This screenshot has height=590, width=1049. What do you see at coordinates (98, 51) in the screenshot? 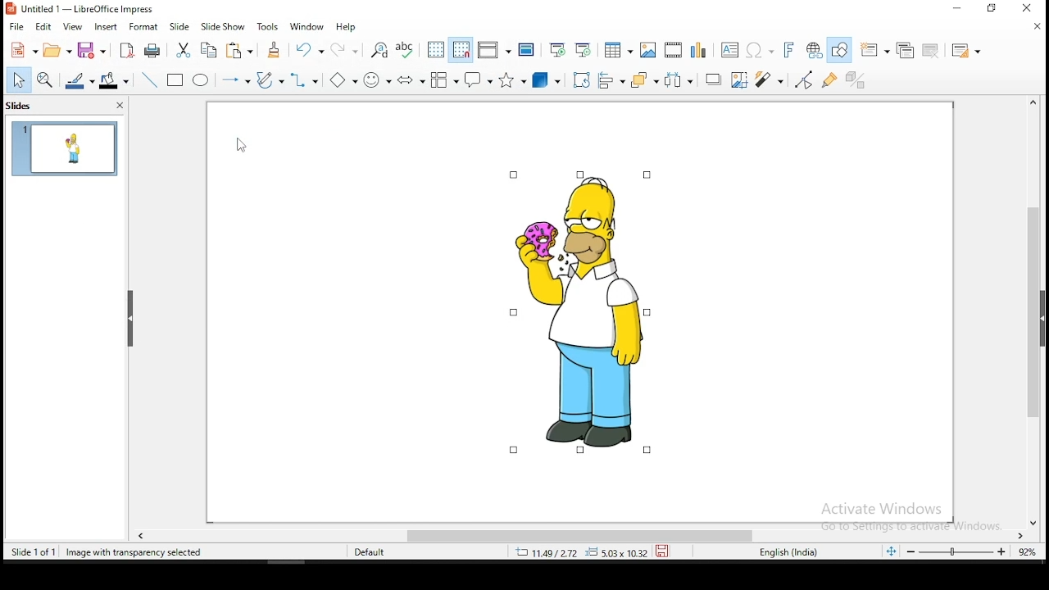
I see `save` at bounding box center [98, 51].